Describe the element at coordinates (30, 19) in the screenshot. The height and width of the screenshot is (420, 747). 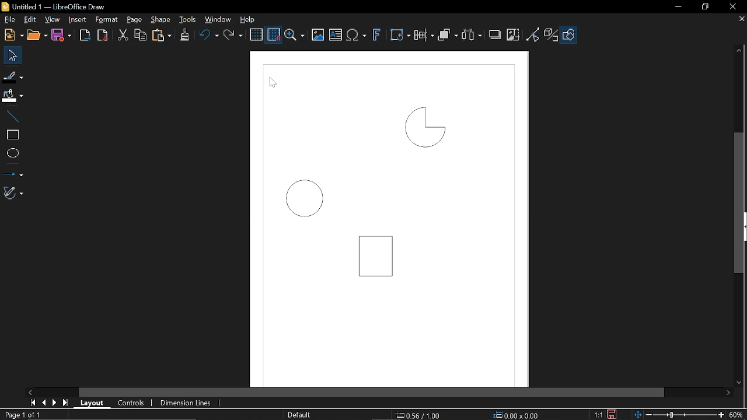
I see `Edit` at that location.